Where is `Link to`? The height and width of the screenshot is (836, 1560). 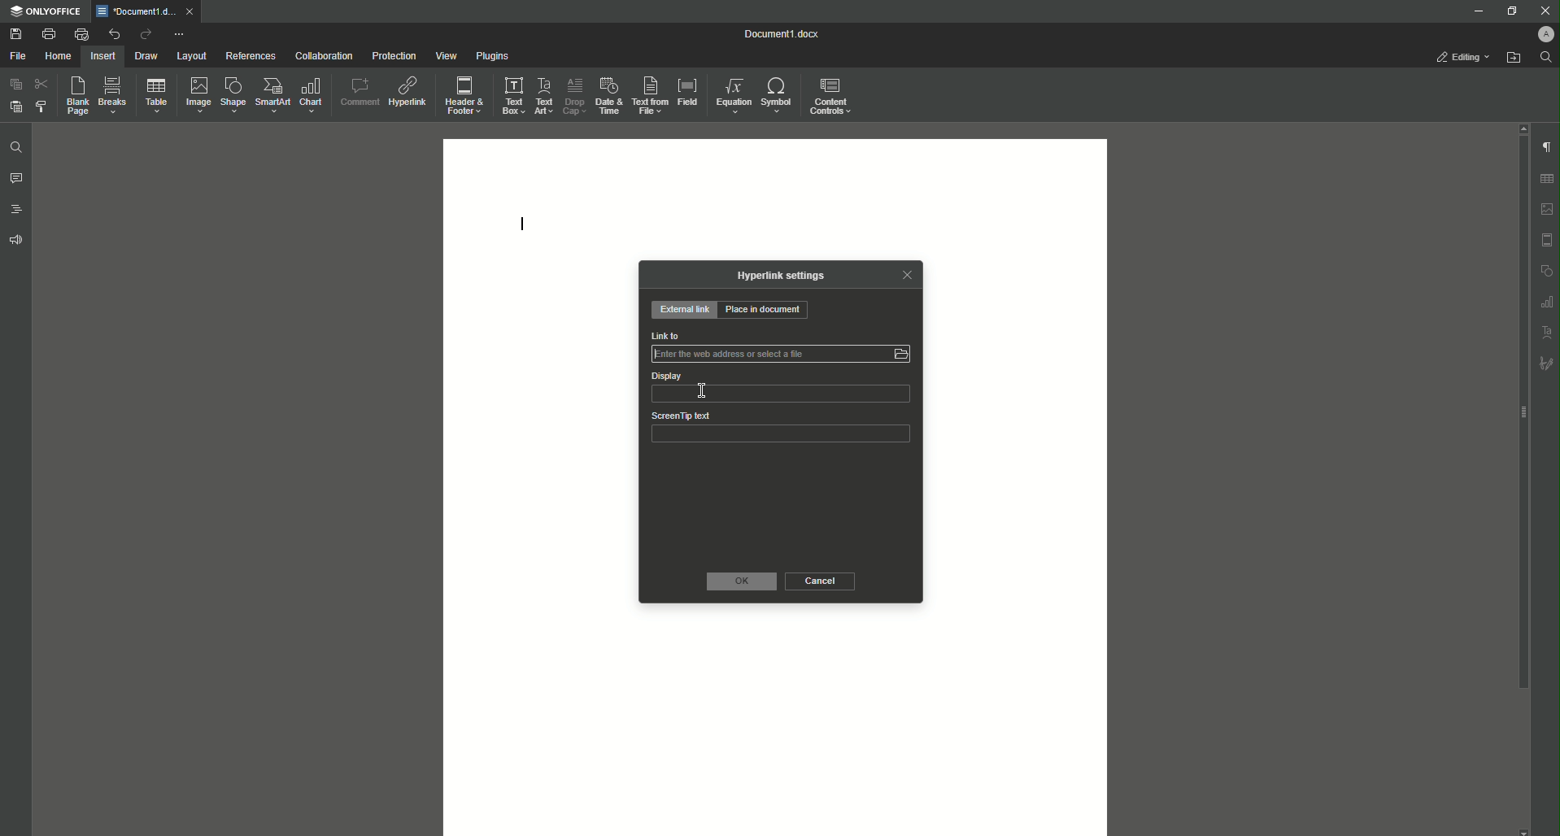 Link to is located at coordinates (782, 356).